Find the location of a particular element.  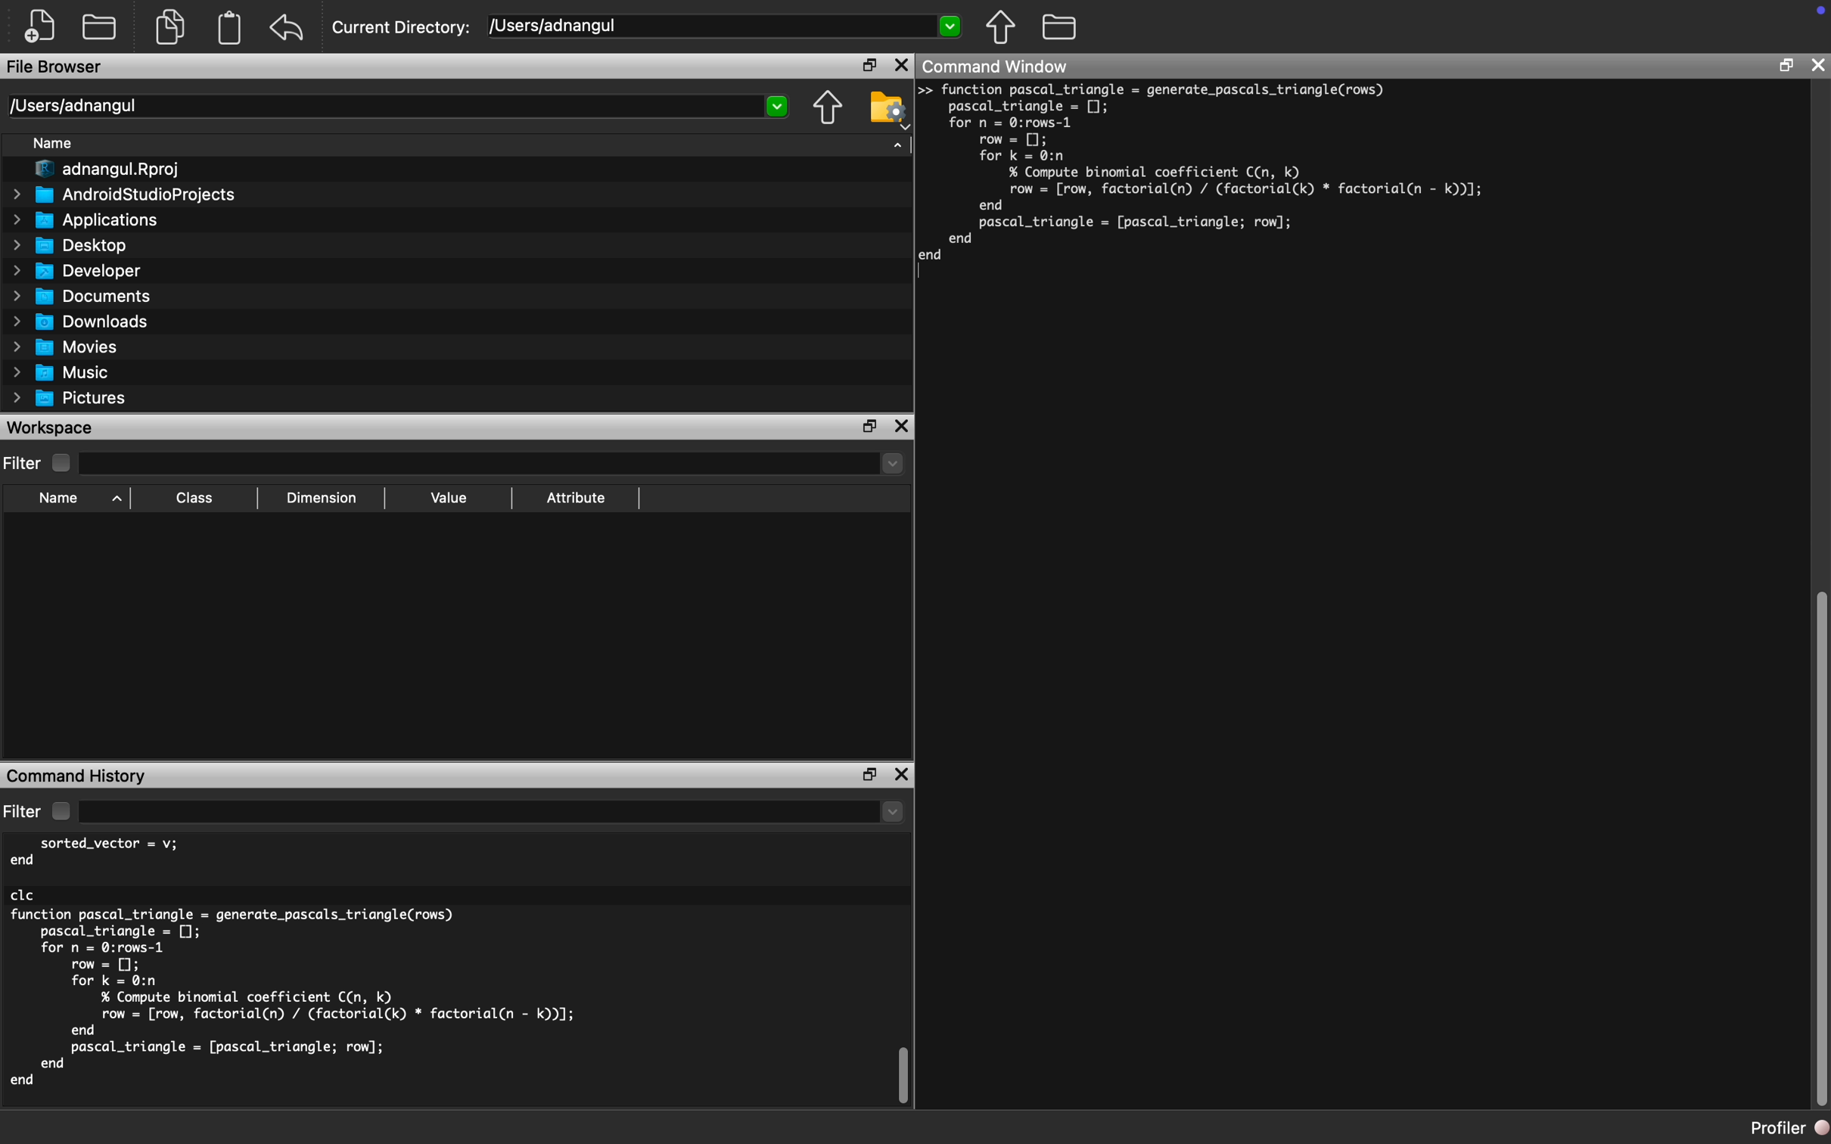

Name is located at coordinates (51, 144).